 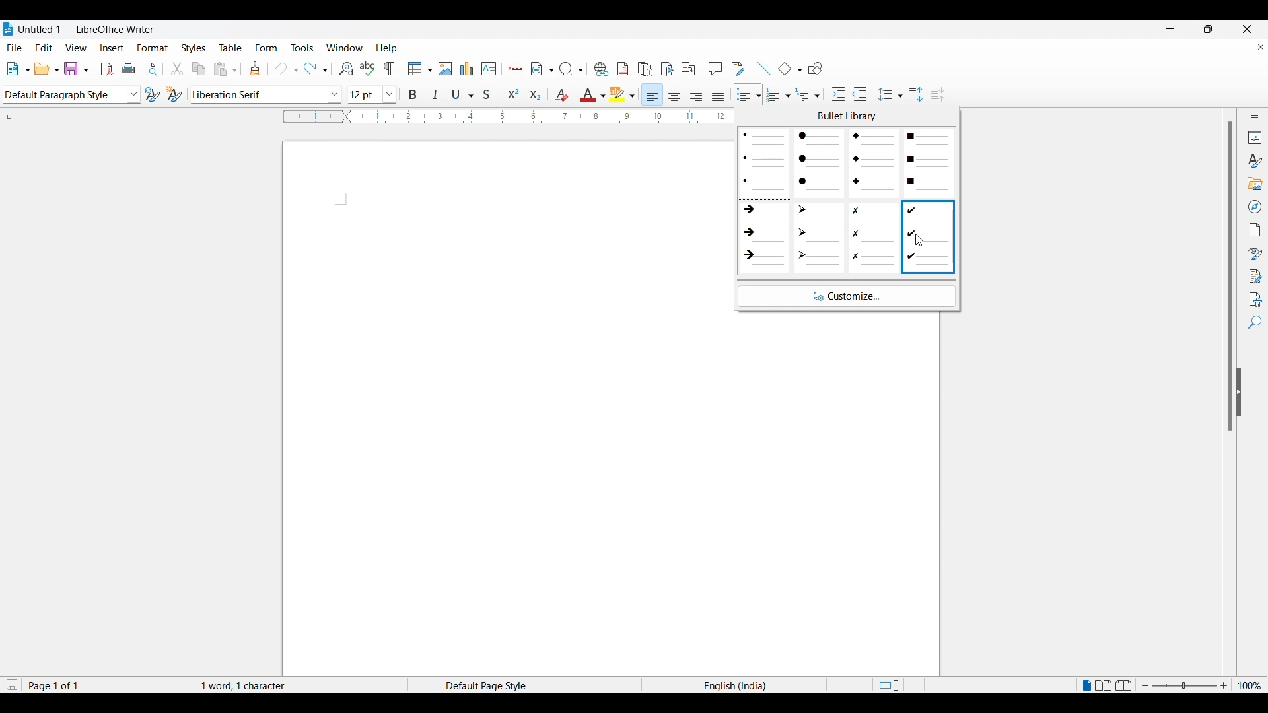 I want to click on Check unordered bullets, so click(x=929, y=236).